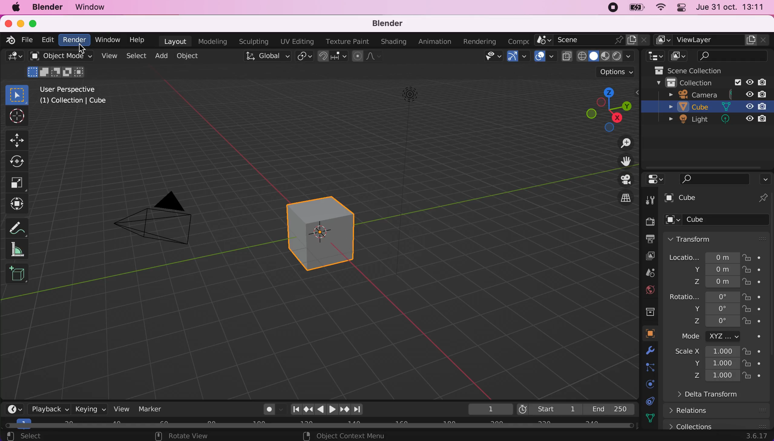 This screenshot has height=441, width=774. What do you see at coordinates (184, 436) in the screenshot?
I see `rotate view` at bounding box center [184, 436].